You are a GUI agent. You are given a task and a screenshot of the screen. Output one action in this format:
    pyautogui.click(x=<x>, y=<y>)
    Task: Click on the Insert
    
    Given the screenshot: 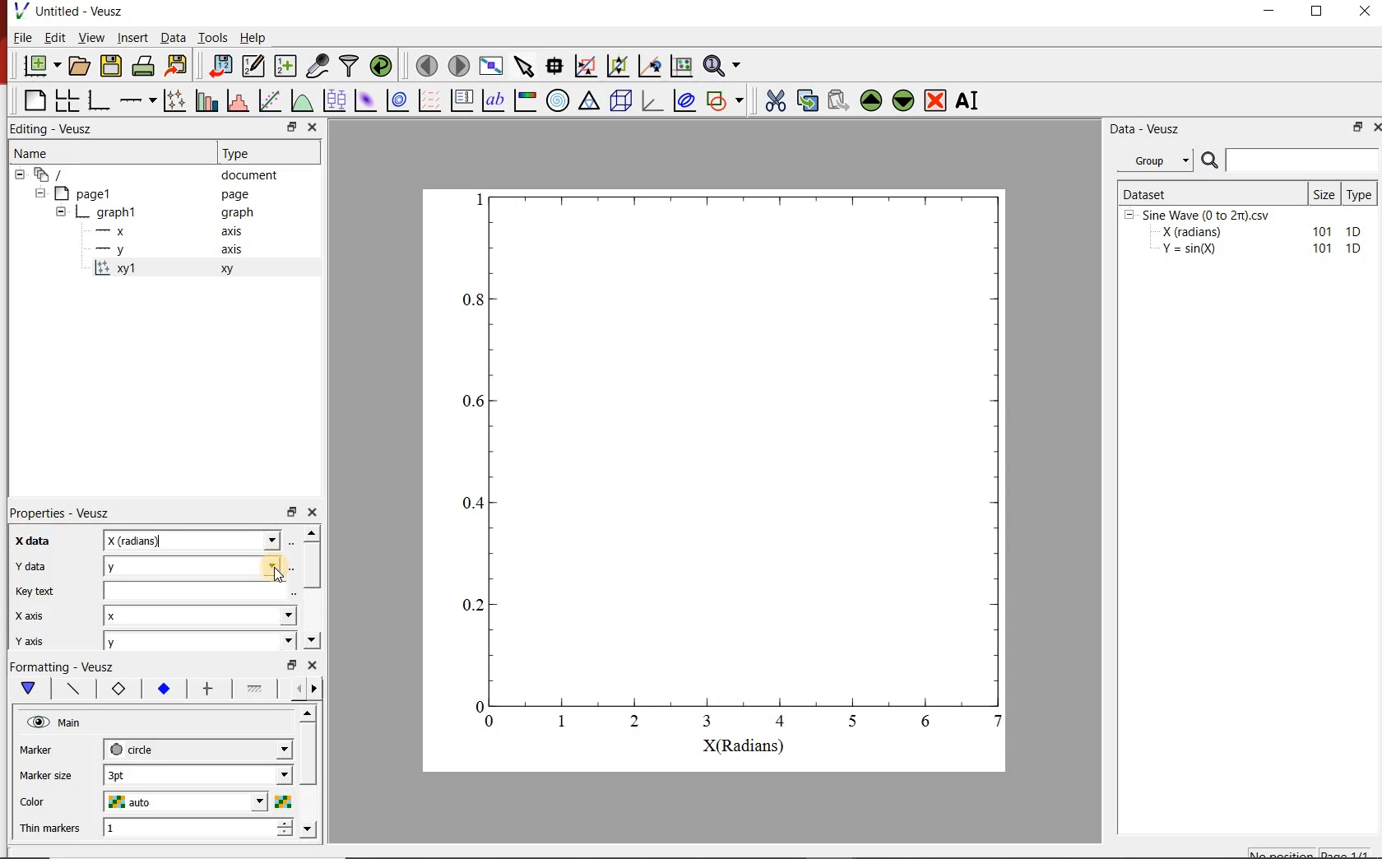 What is the action you would take?
    pyautogui.click(x=133, y=37)
    